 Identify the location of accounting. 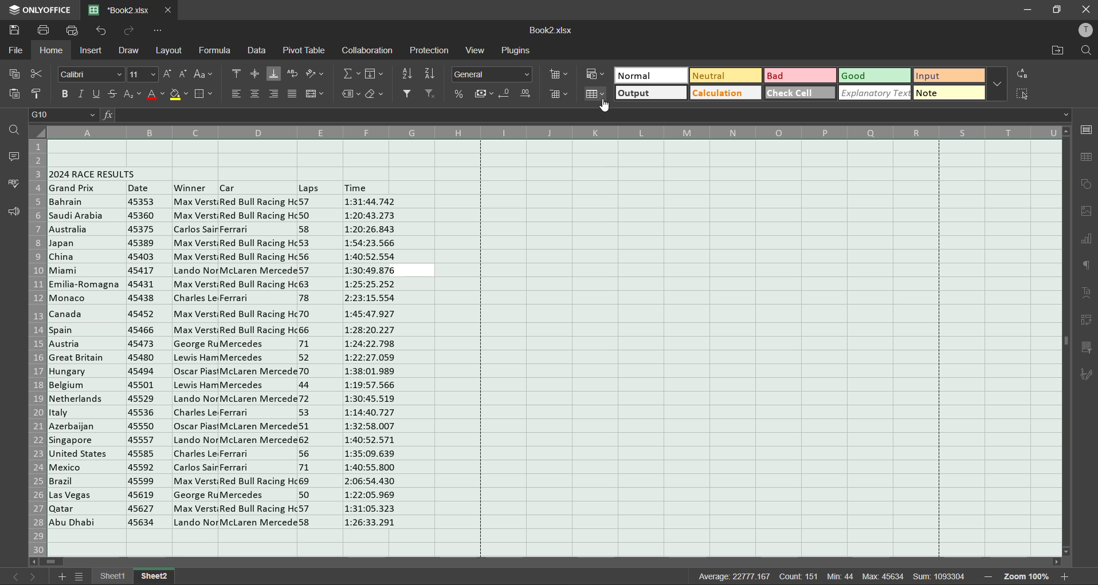
(485, 93).